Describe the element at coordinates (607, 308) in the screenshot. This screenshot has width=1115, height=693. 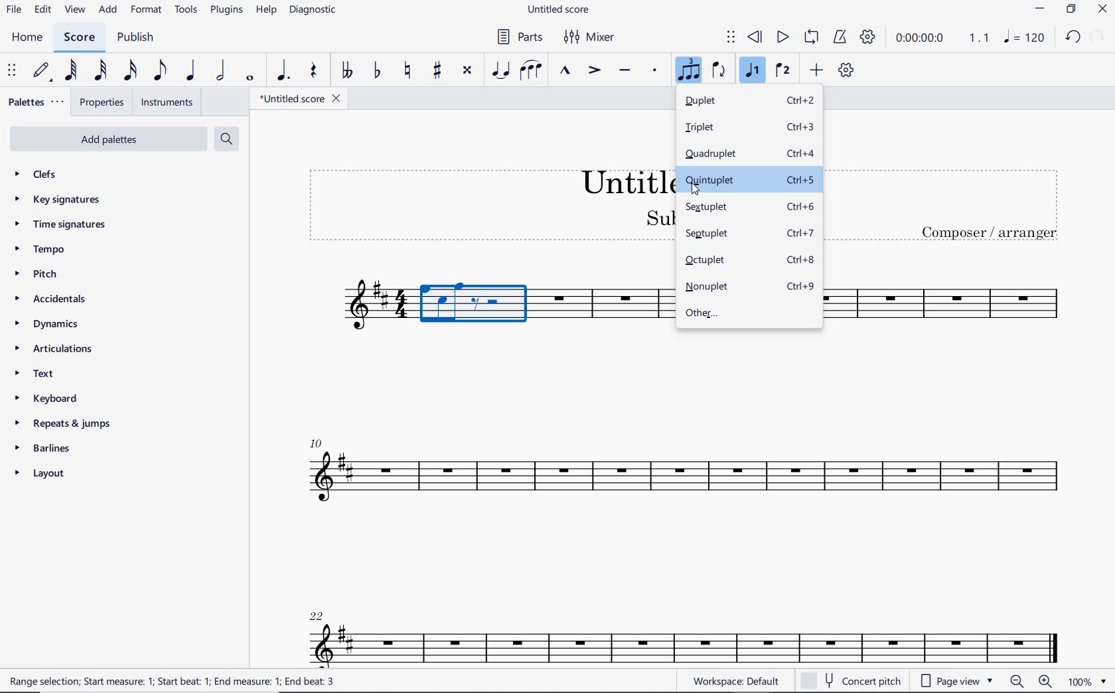
I see `INSTRUMENT: TENOR SAXOPHONE` at that location.